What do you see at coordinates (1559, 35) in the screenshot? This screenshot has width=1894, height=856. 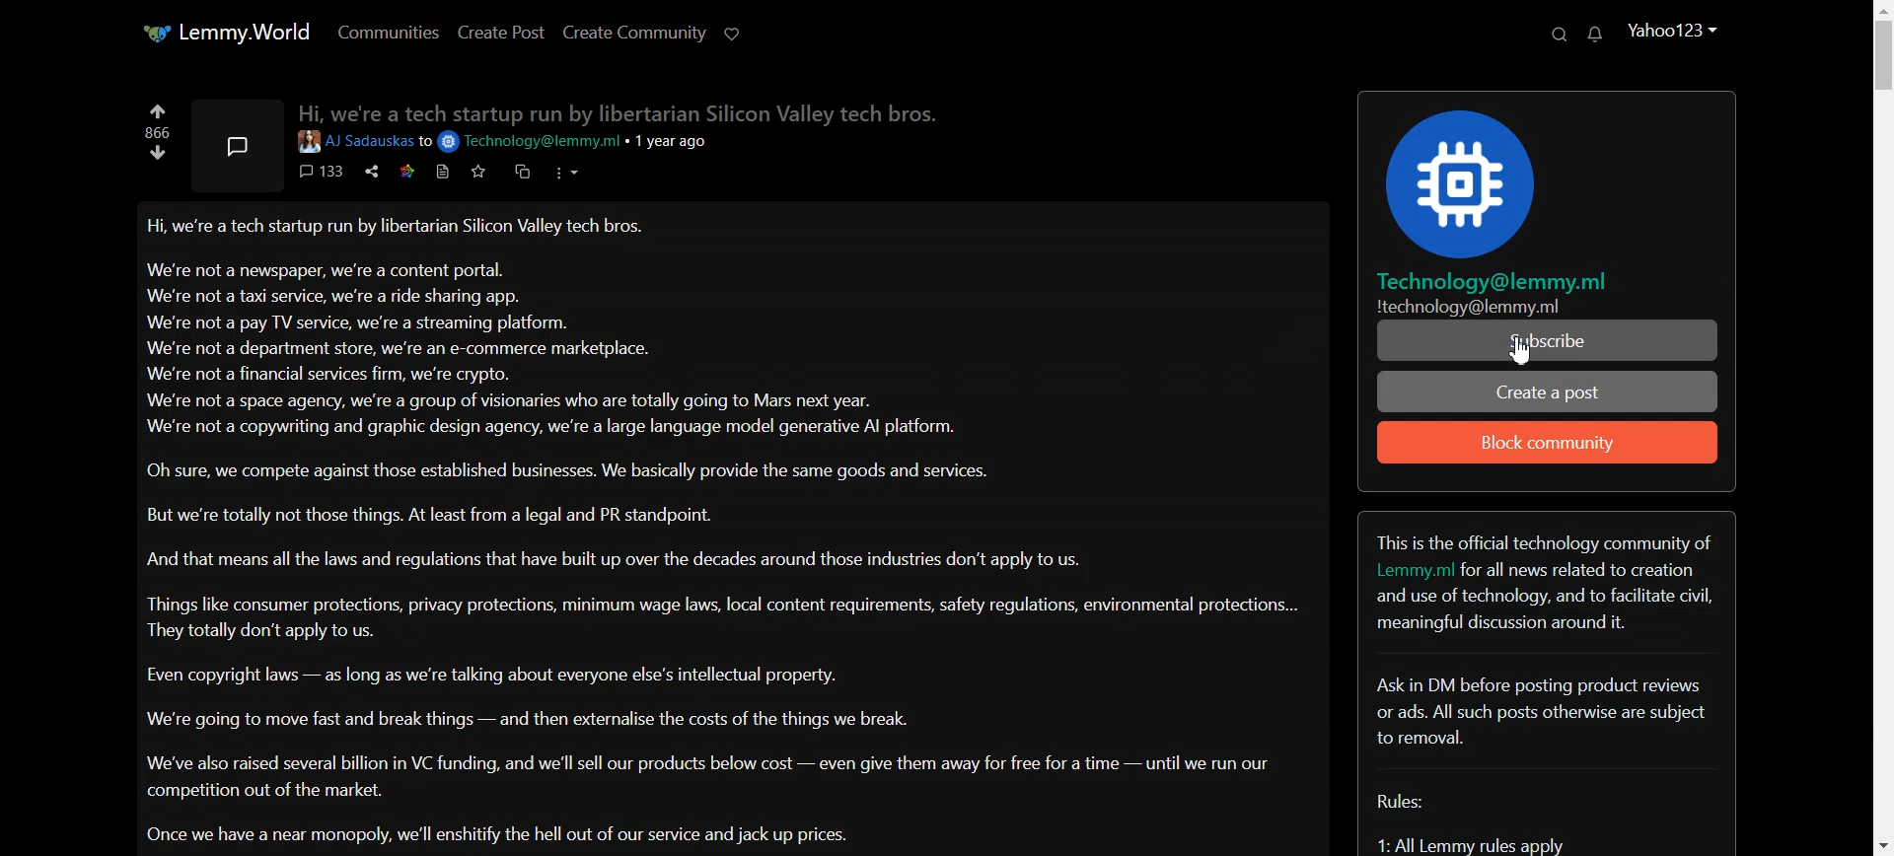 I see `Search` at bounding box center [1559, 35].